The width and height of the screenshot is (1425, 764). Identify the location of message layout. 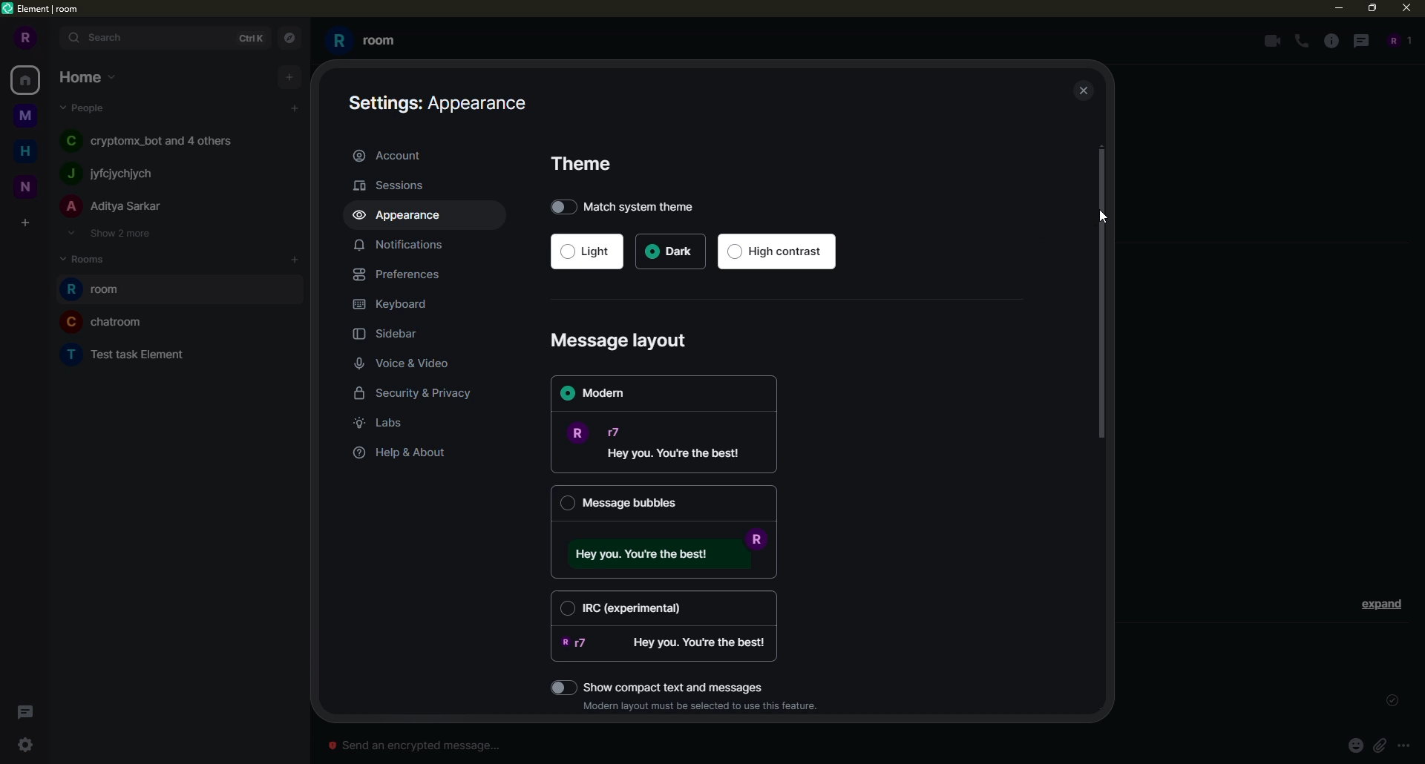
(662, 552).